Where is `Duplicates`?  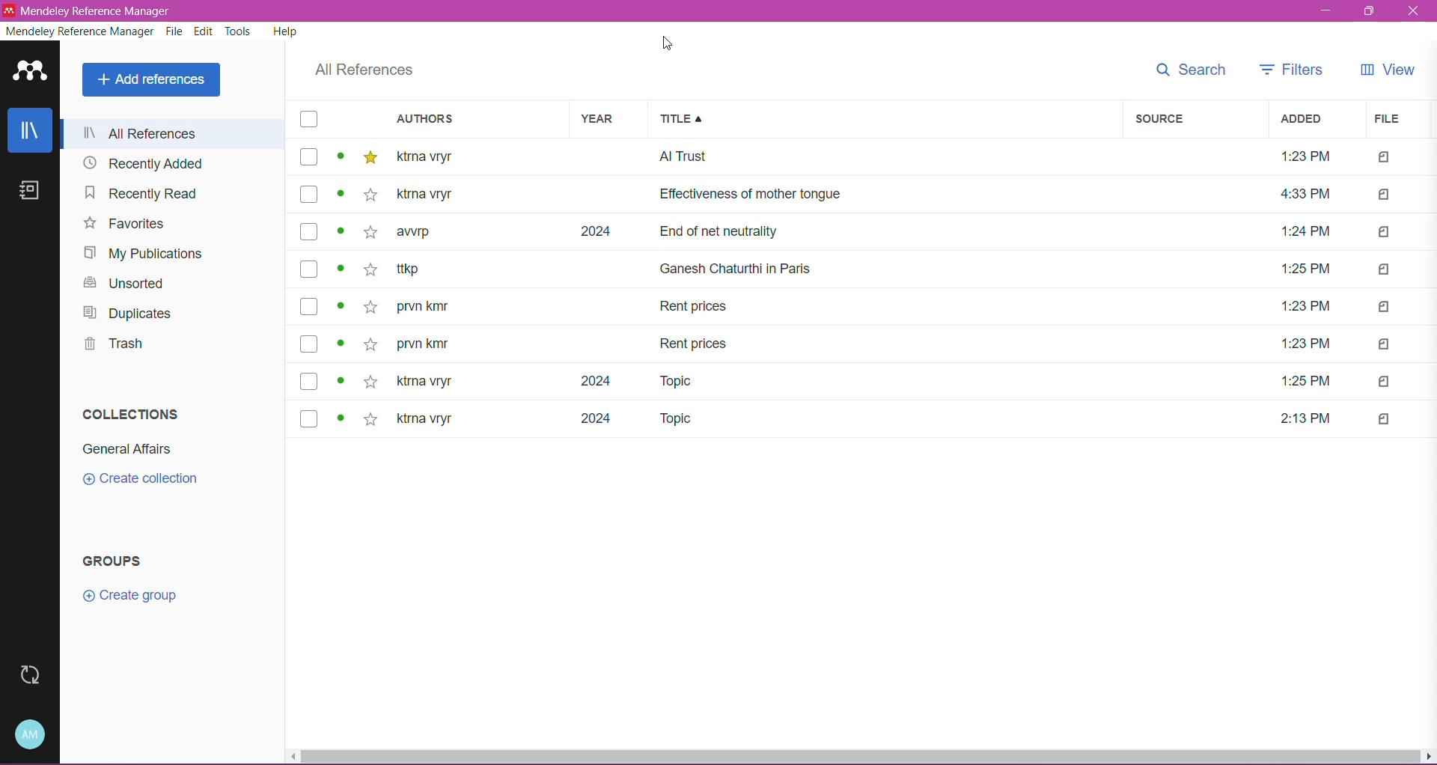
Duplicates is located at coordinates (130, 314).